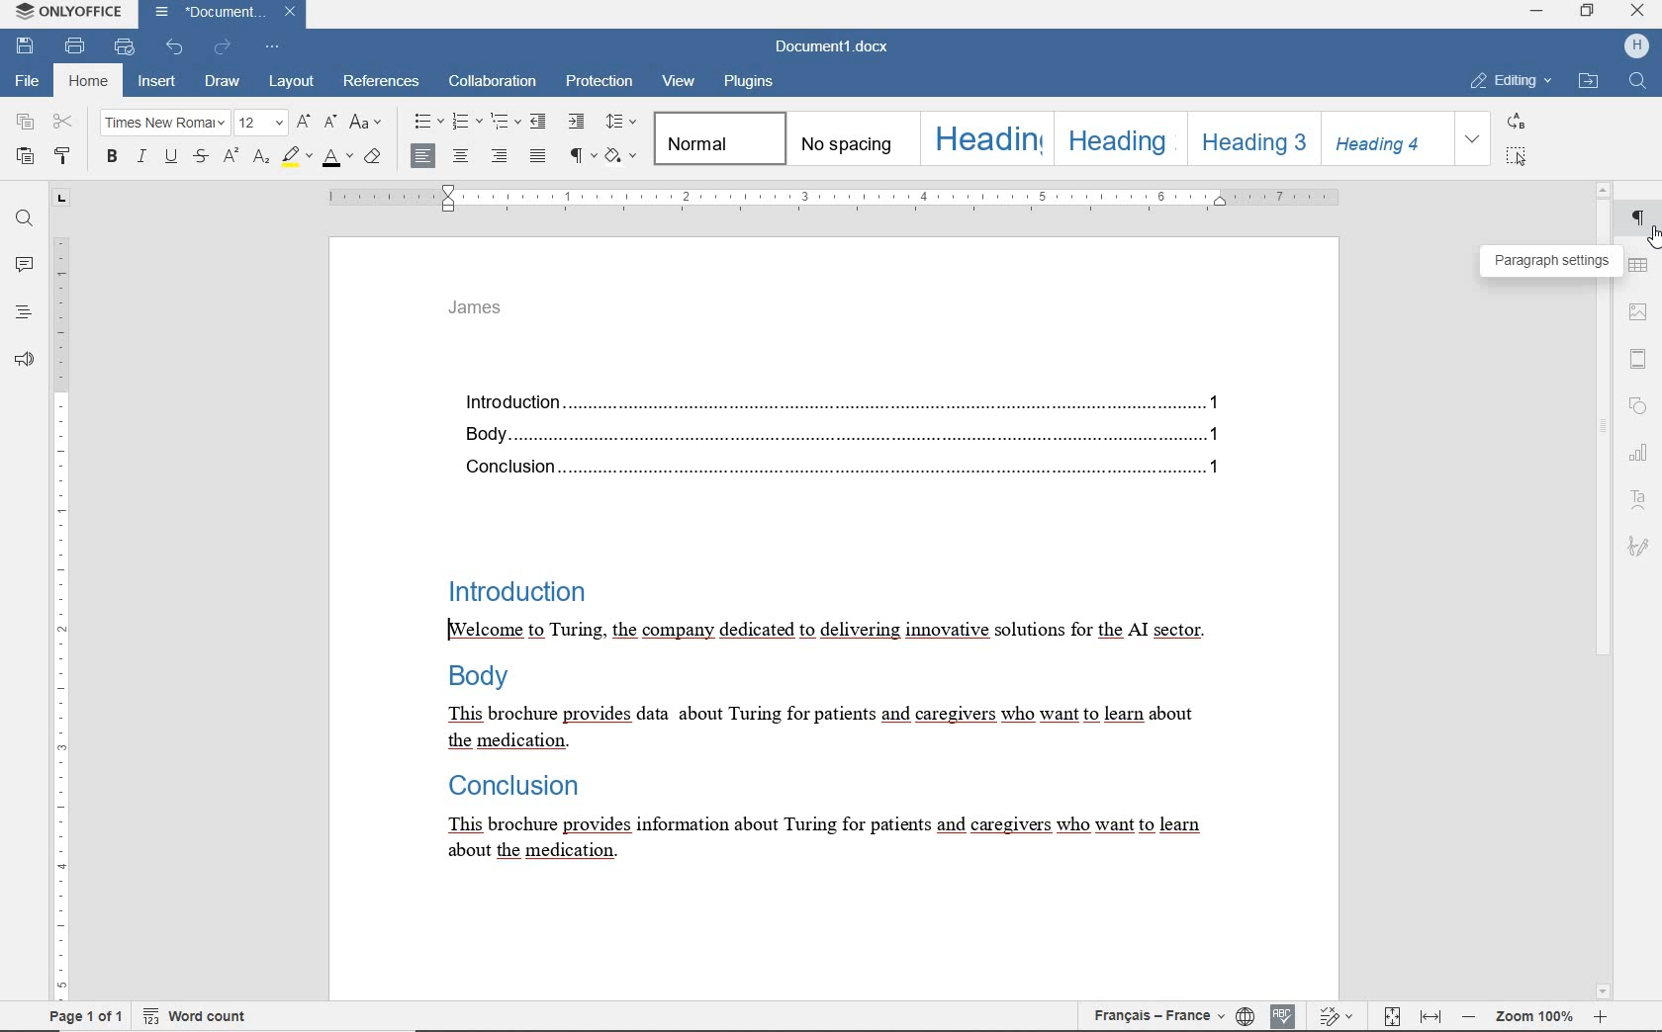 The width and height of the screenshot is (1662, 1032). What do you see at coordinates (1604, 588) in the screenshot?
I see `scrollbar` at bounding box center [1604, 588].